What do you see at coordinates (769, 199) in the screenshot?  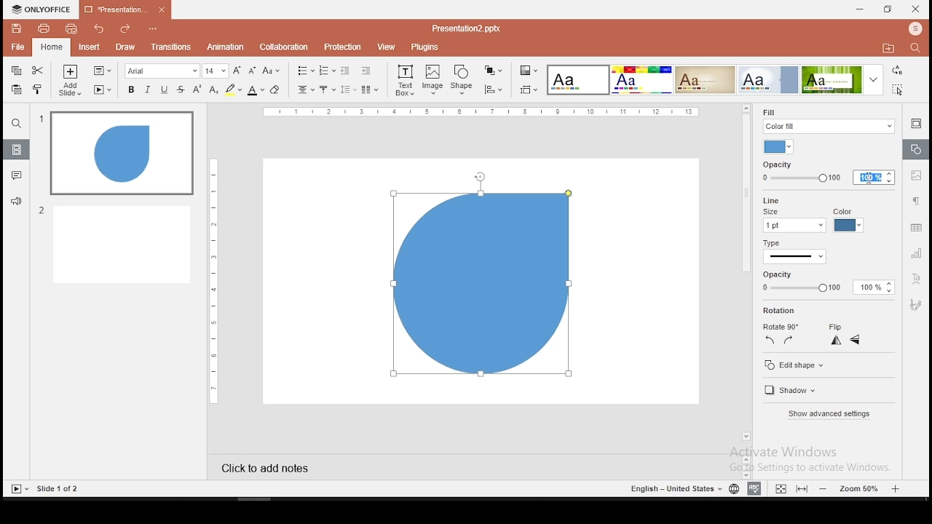 I see `line` at bounding box center [769, 199].